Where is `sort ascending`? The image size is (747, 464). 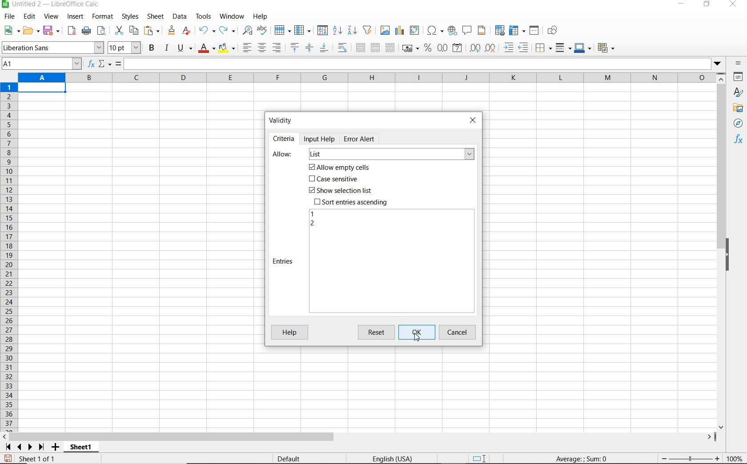 sort ascending is located at coordinates (337, 31).